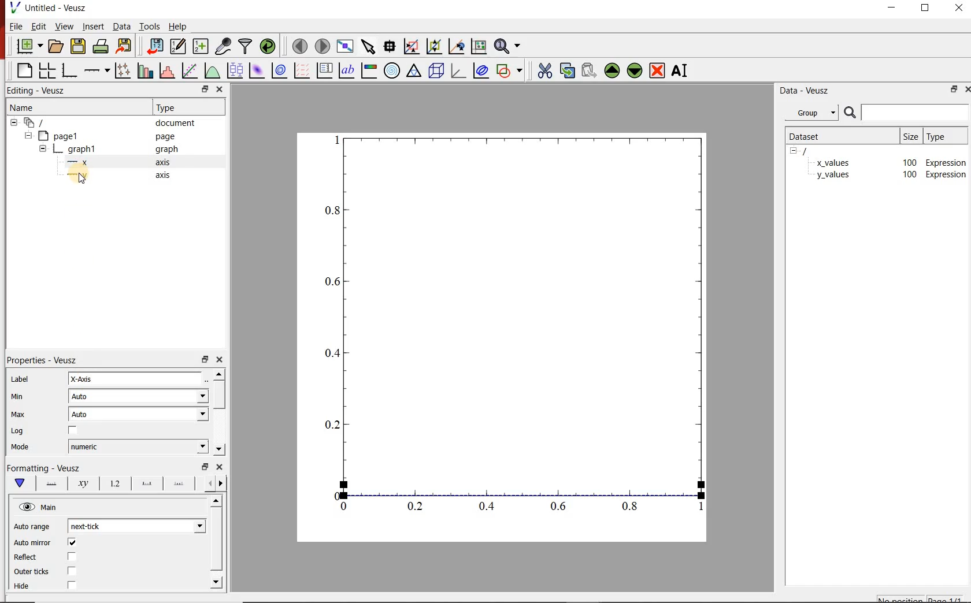 Image resolution: width=971 pixels, height=603 pixels. I want to click on view plot fullscreen, so click(347, 46).